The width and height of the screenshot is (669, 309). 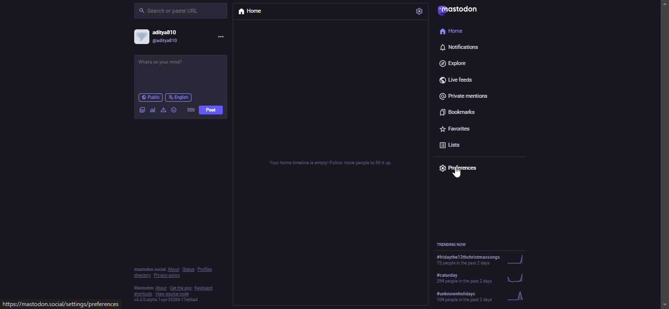 What do you see at coordinates (176, 286) in the screenshot?
I see `info` at bounding box center [176, 286].